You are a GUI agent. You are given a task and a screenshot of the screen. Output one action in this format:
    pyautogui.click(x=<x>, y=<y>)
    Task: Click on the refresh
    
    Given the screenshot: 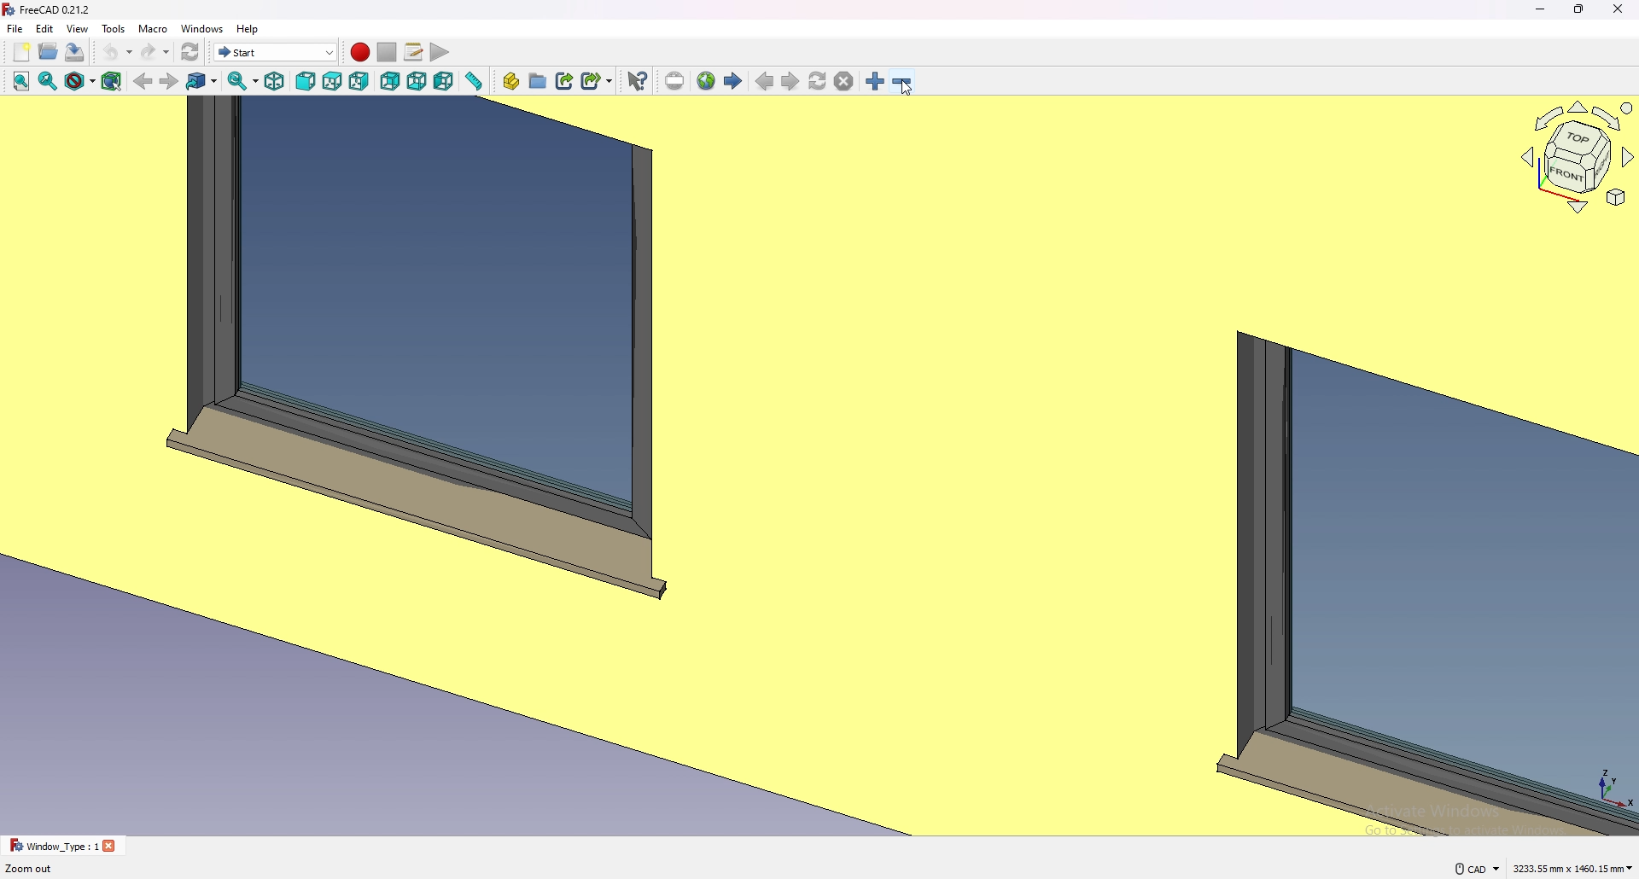 What is the action you would take?
    pyautogui.click(x=190, y=53)
    